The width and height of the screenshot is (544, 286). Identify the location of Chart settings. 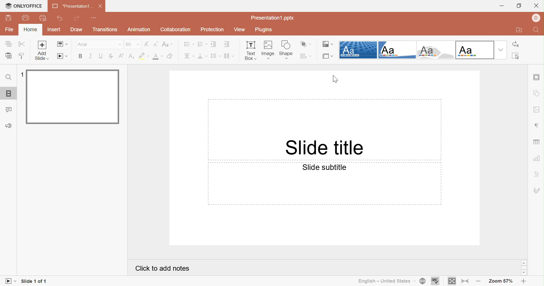
(537, 158).